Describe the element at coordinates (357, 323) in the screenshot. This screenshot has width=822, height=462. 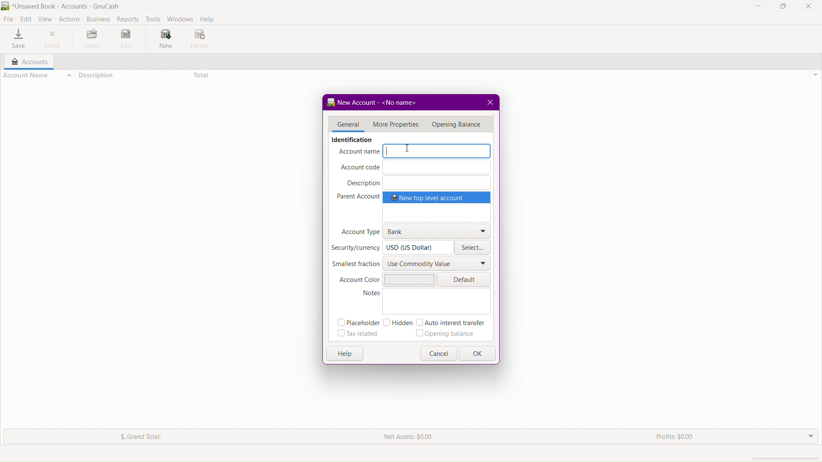
I see `Placeholder` at that location.